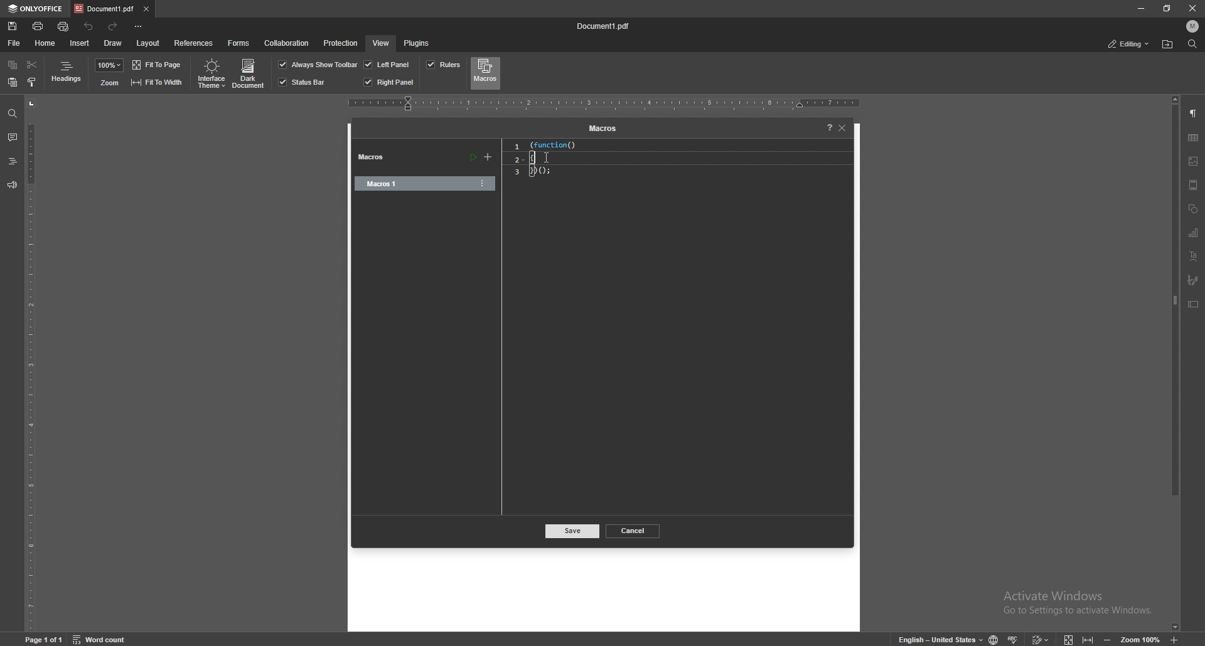  What do you see at coordinates (194, 42) in the screenshot?
I see `references` at bounding box center [194, 42].